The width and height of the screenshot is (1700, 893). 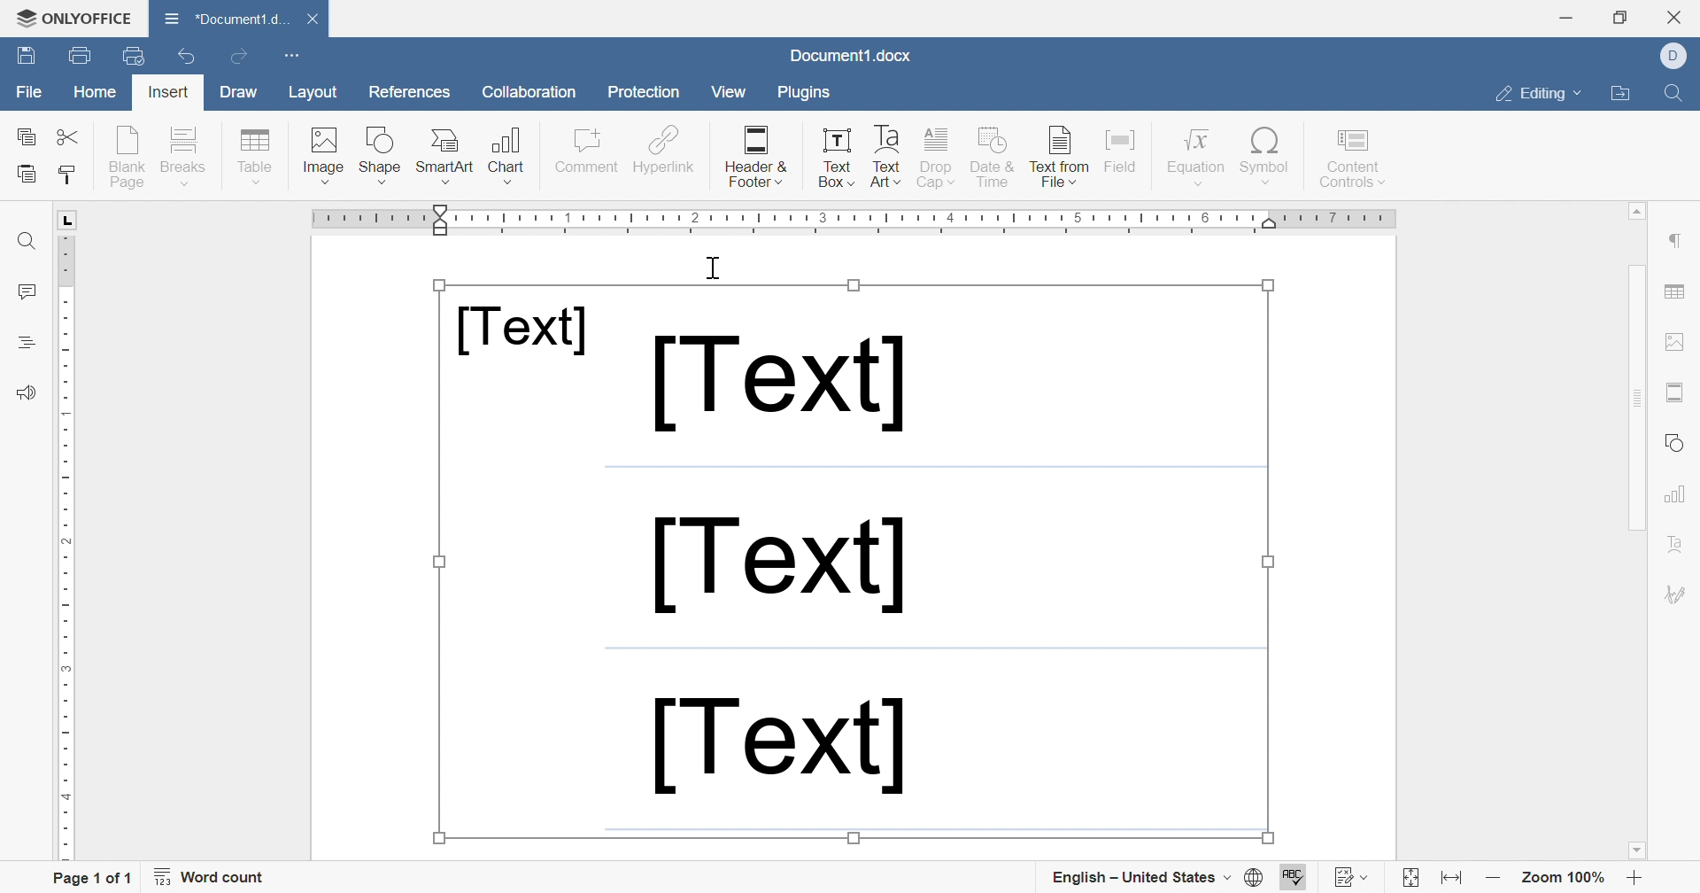 What do you see at coordinates (1495, 878) in the screenshot?
I see `Zoom out` at bounding box center [1495, 878].